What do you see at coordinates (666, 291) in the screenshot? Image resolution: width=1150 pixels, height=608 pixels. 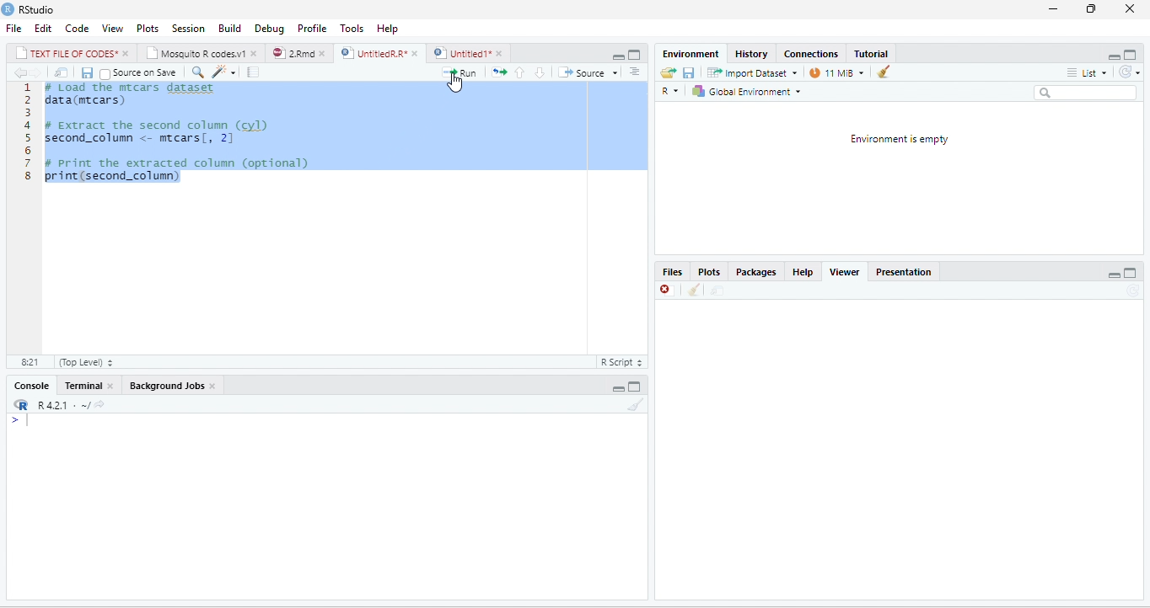 I see `close` at bounding box center [666, 291].